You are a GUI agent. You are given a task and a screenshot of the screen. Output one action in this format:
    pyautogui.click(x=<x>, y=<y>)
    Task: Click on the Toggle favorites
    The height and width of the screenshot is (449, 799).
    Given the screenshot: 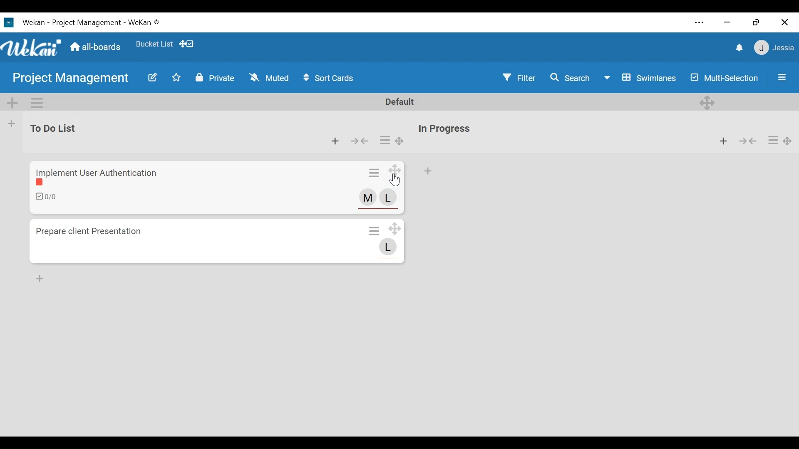 What is the action you would take?
    pyautogui.click(x=176, y=77)
    